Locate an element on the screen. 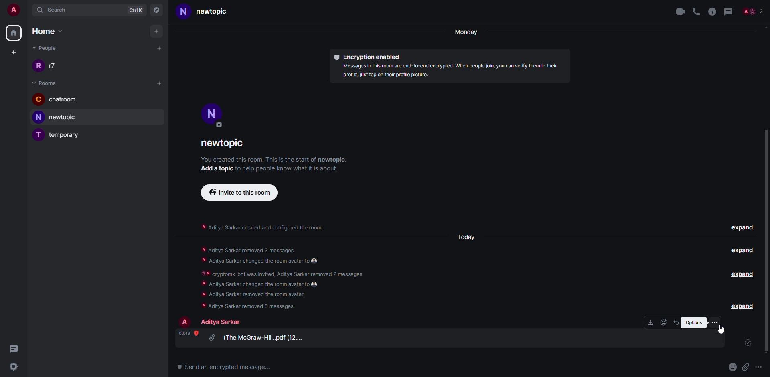 This screenshot has height=377, width=770. options is located at coordinates (693, 322).